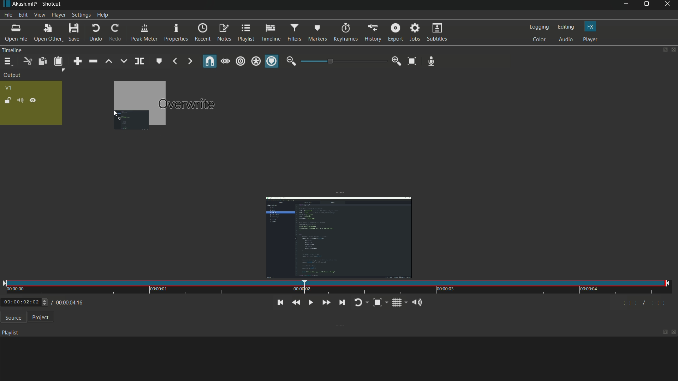 The image size is (678, 381). Describe the element at coordinates (46, 33) in the screenshot. I see `open other` at that location.